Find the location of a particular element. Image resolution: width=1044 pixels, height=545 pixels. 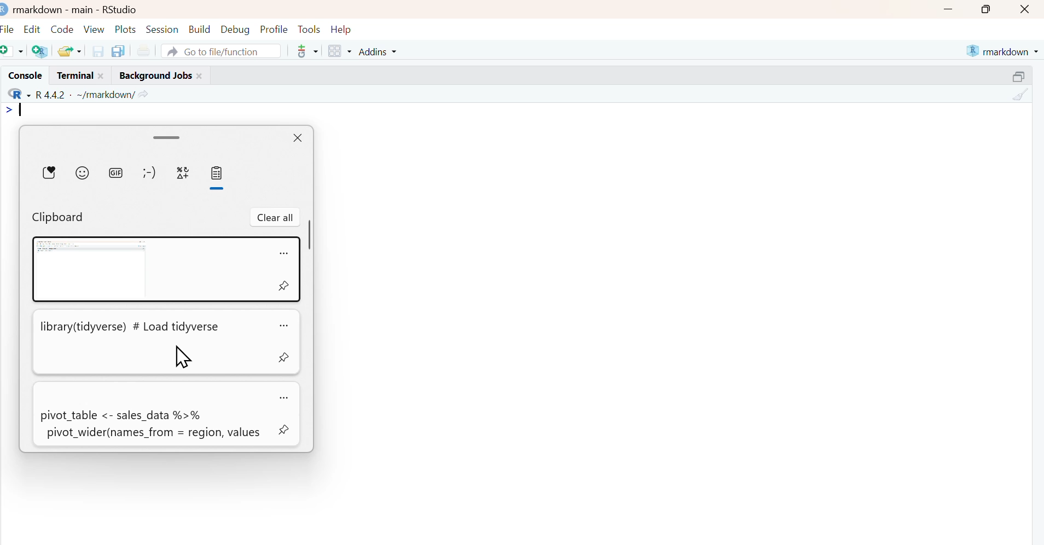

workspace panes is located at coordinates (340, 51).